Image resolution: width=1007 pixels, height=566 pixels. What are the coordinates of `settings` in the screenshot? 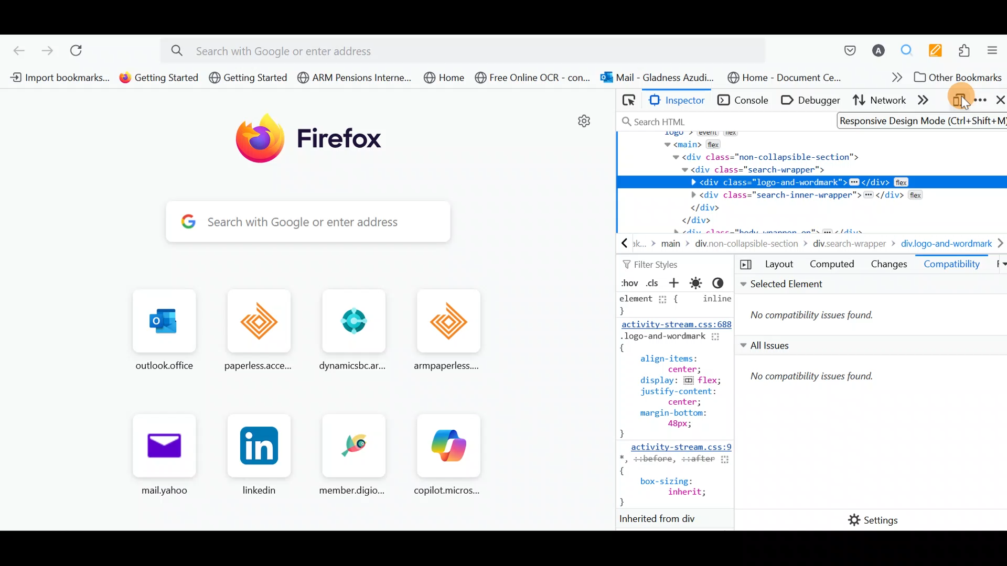 It's located at (582, 122).